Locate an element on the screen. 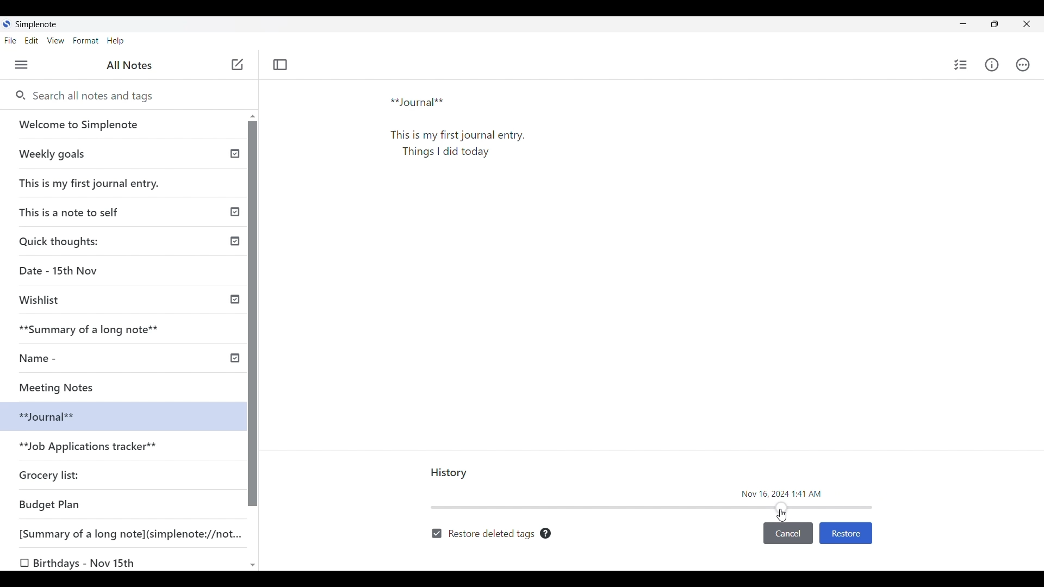  Help menu is located at coordinates (116, 41).